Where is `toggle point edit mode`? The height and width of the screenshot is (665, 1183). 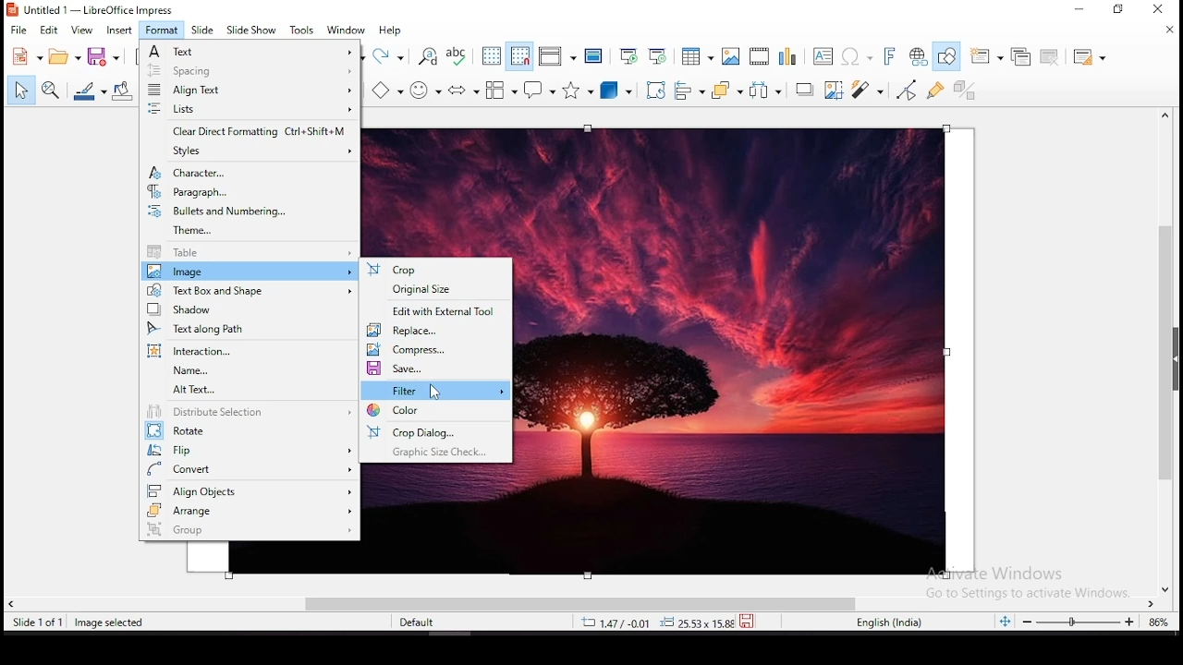 toggle point edit mode is located at coordinates (906, 90).